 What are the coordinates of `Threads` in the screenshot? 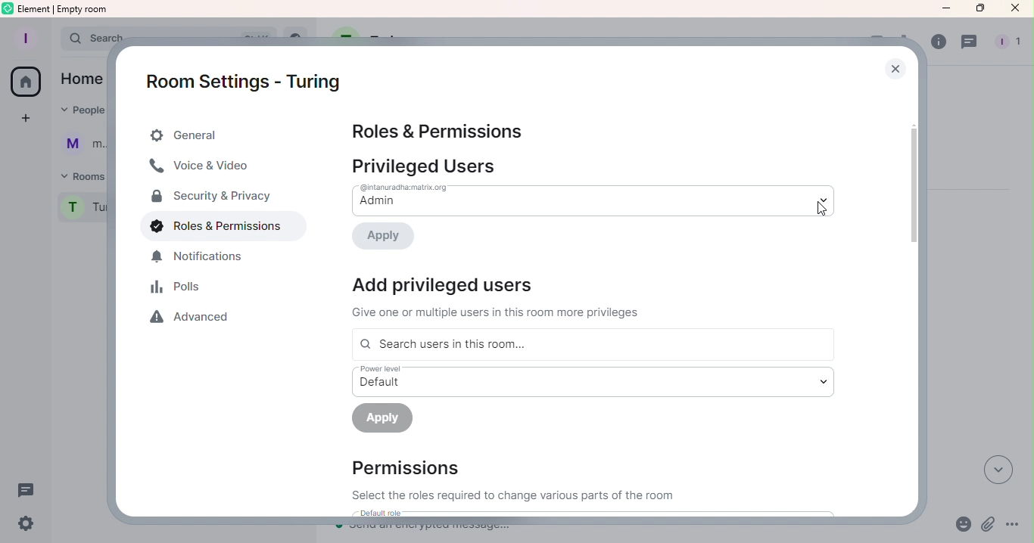 It's located at (970, 45).